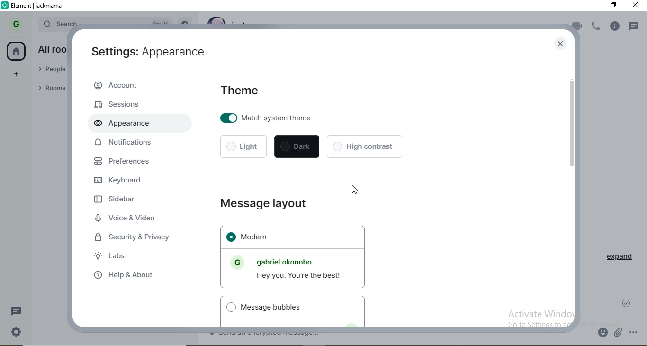  What do you see at coordinates (259, 204) in the screenshot?
I see `message layout` at bounding box center [259, 204].